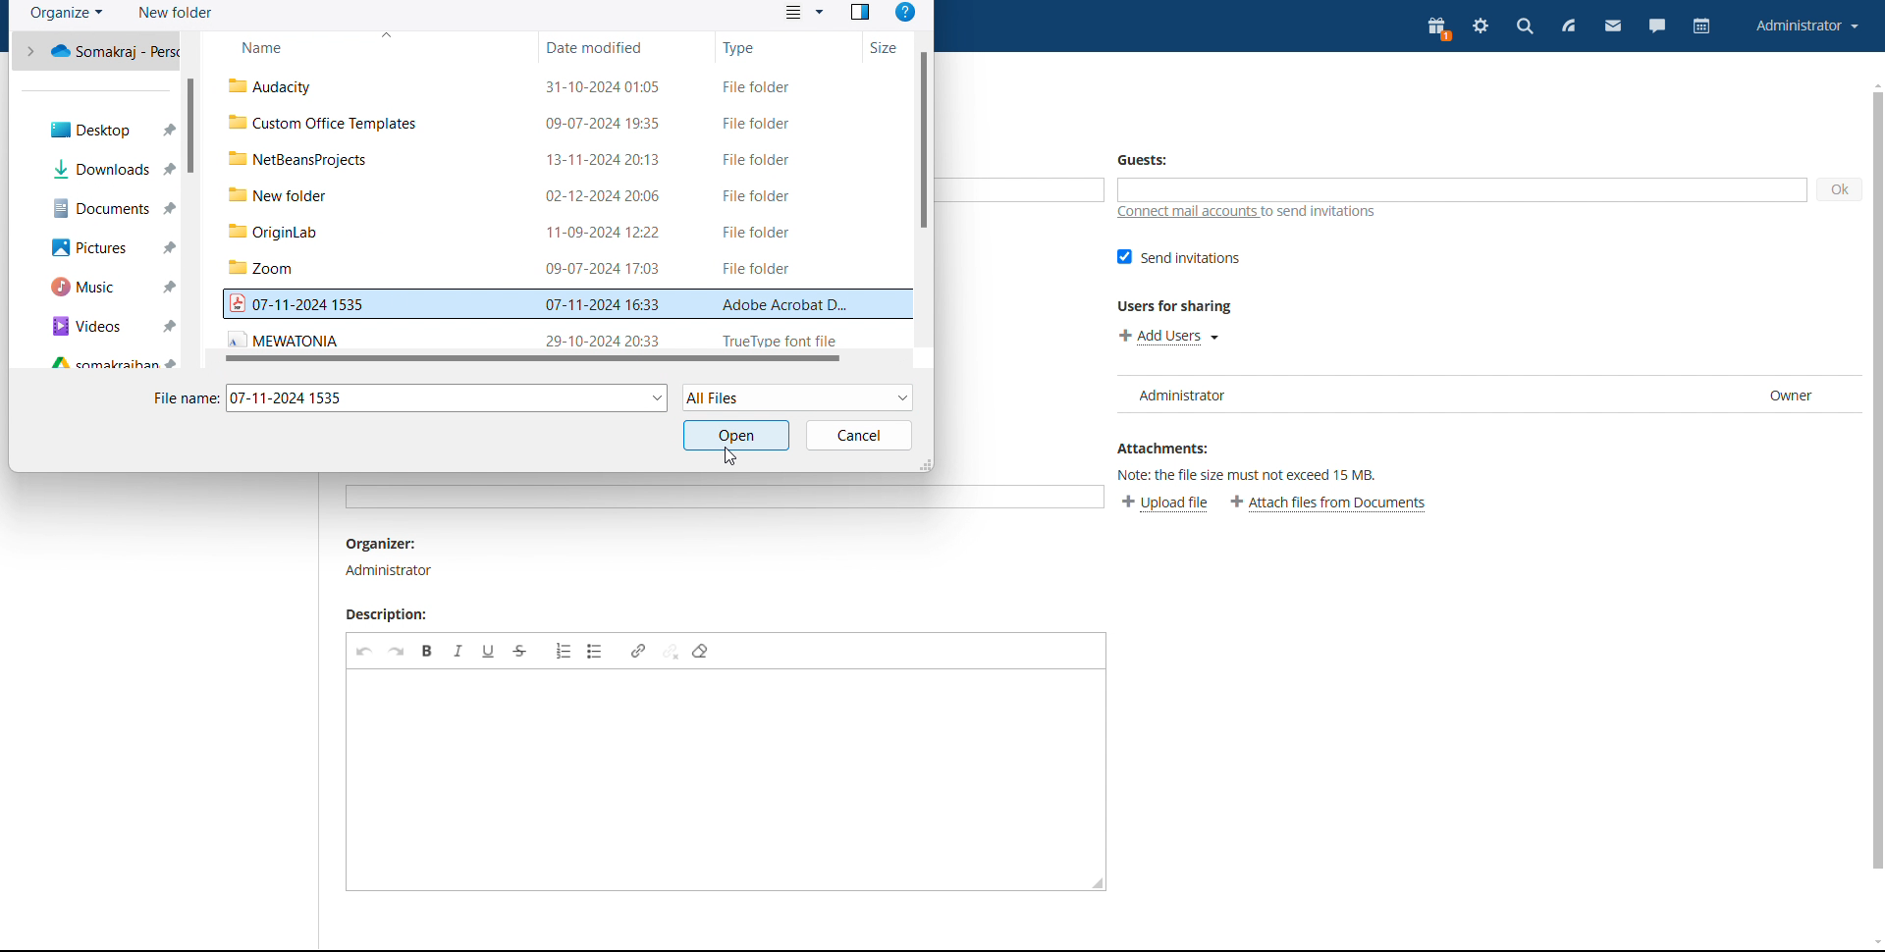  Describe the element at coordinates (861, 14) in the screenshot. I see `preview` at that location.